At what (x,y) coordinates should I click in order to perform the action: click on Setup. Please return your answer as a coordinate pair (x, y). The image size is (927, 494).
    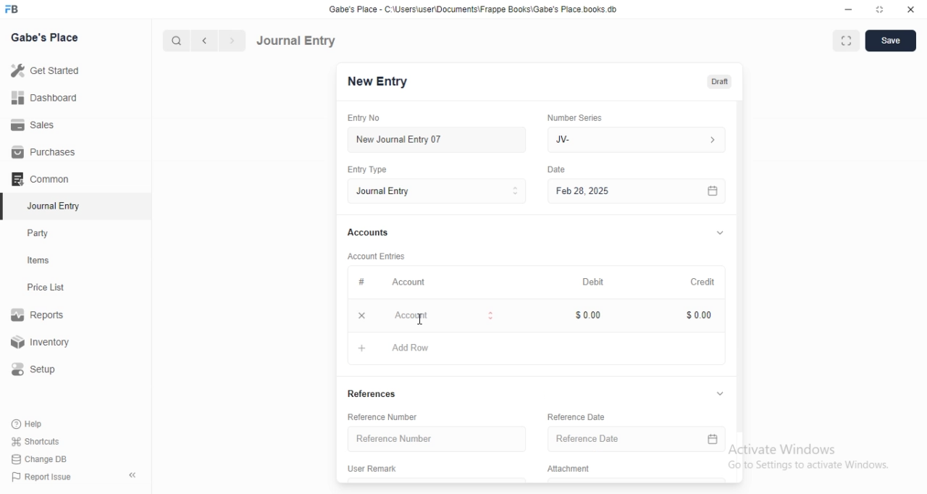
    Looking at the image, I should click on (39, 369).